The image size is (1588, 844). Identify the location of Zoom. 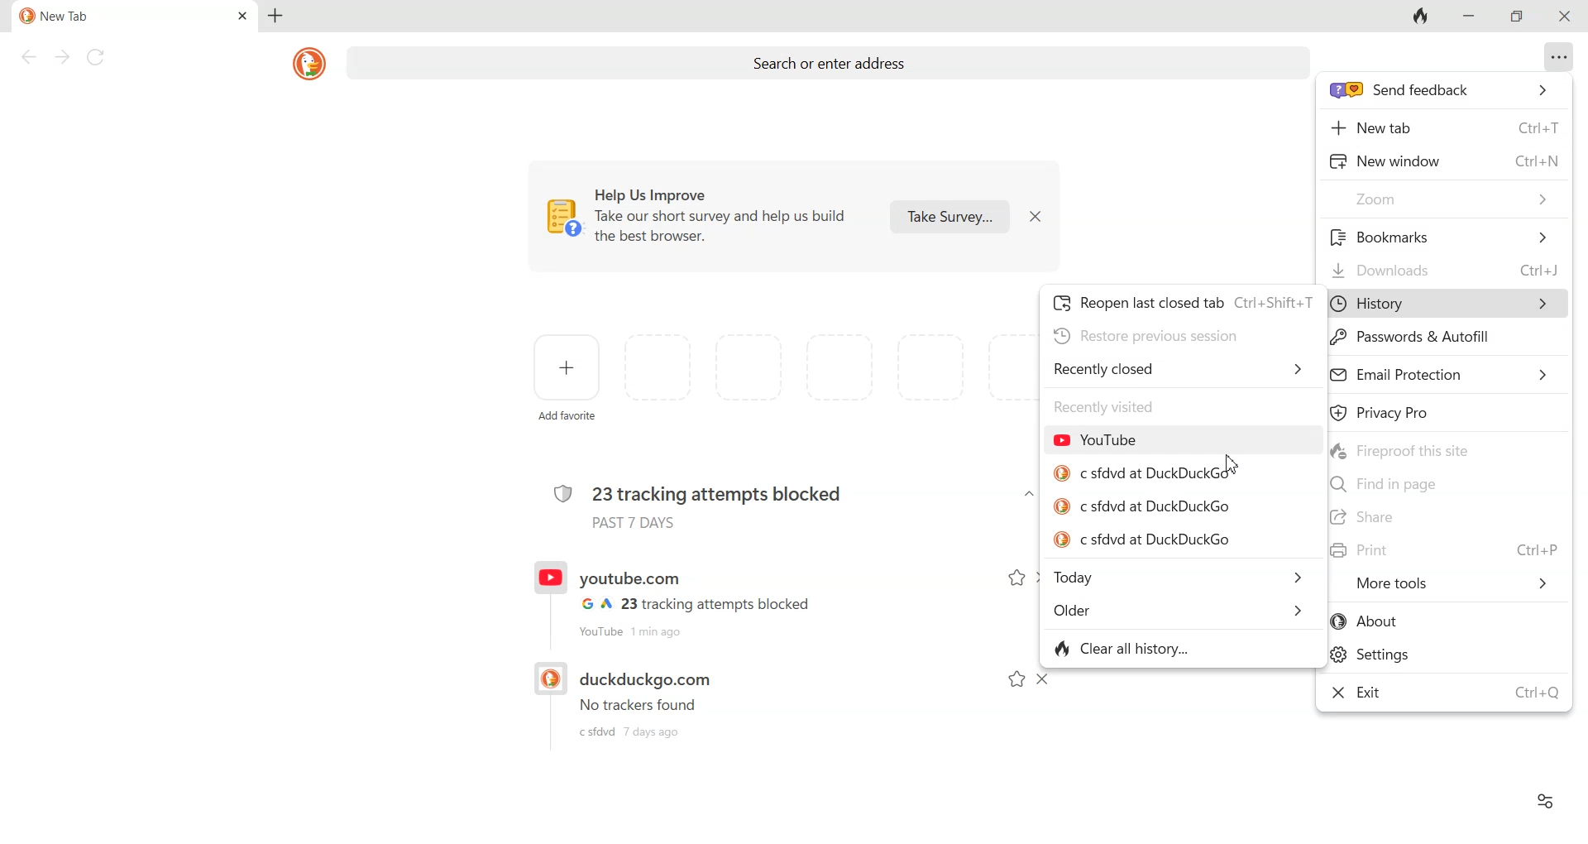
(1444, 199).